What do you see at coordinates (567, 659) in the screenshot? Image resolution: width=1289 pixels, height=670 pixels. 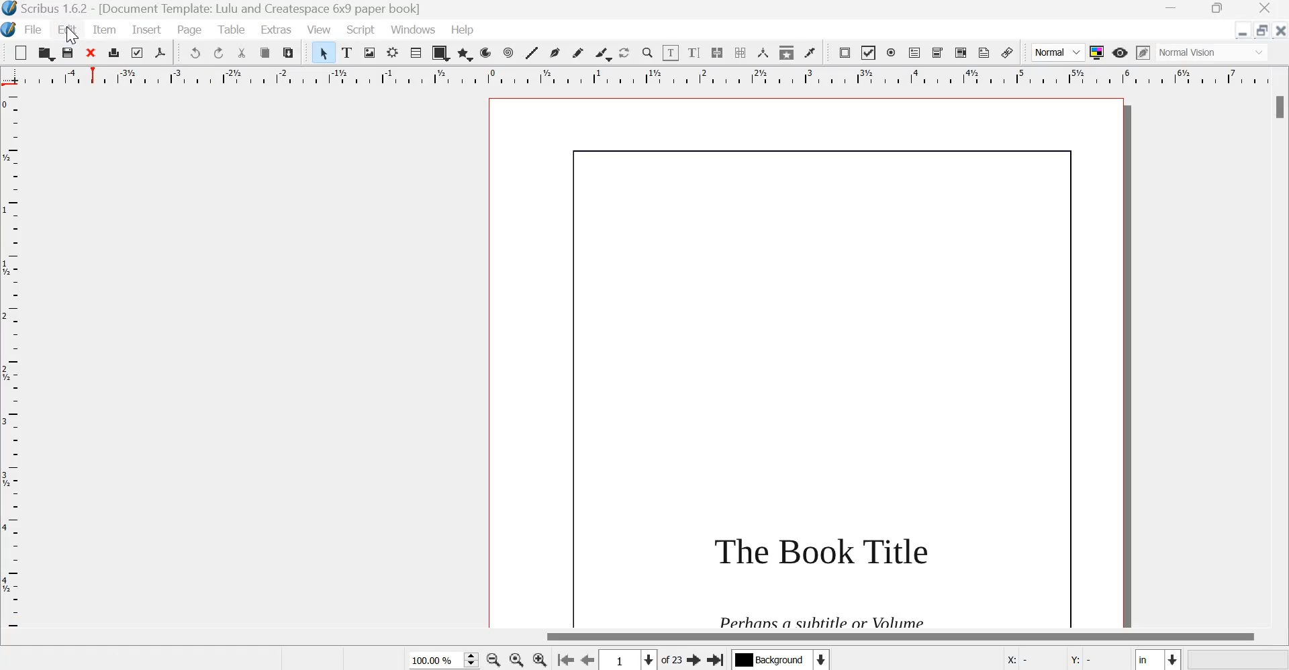 I see `go to the first page` at bounding box center [567, 659].